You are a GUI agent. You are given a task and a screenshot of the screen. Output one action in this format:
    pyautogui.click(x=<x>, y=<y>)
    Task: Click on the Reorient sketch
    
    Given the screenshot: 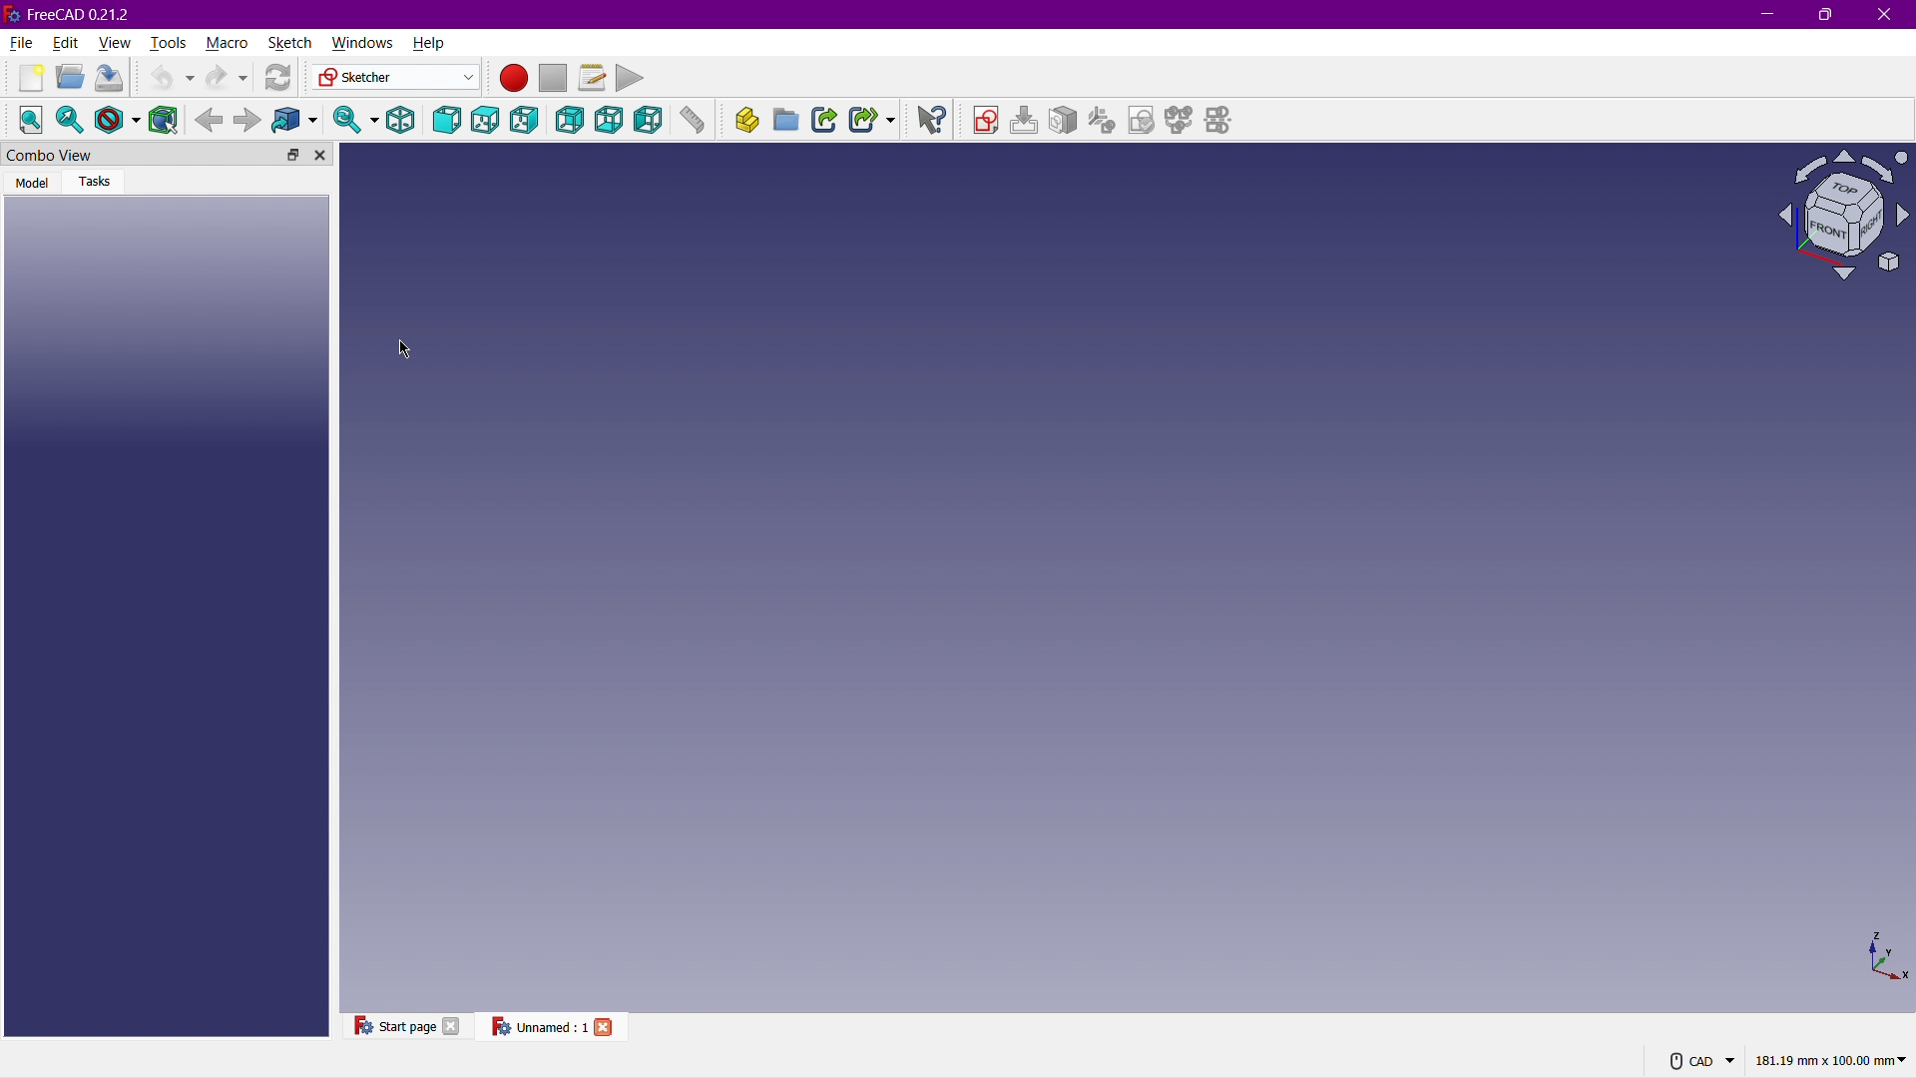 What is the action you would take?
    pyautogui.click(x=1106, y=121)
    